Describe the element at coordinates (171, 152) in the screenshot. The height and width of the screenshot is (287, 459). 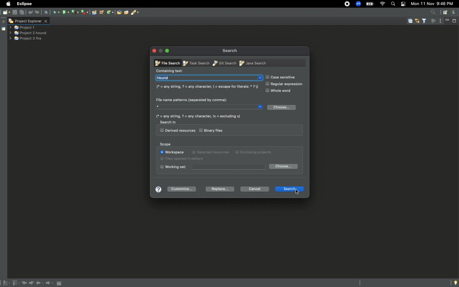
I see `Workspace` at that location.